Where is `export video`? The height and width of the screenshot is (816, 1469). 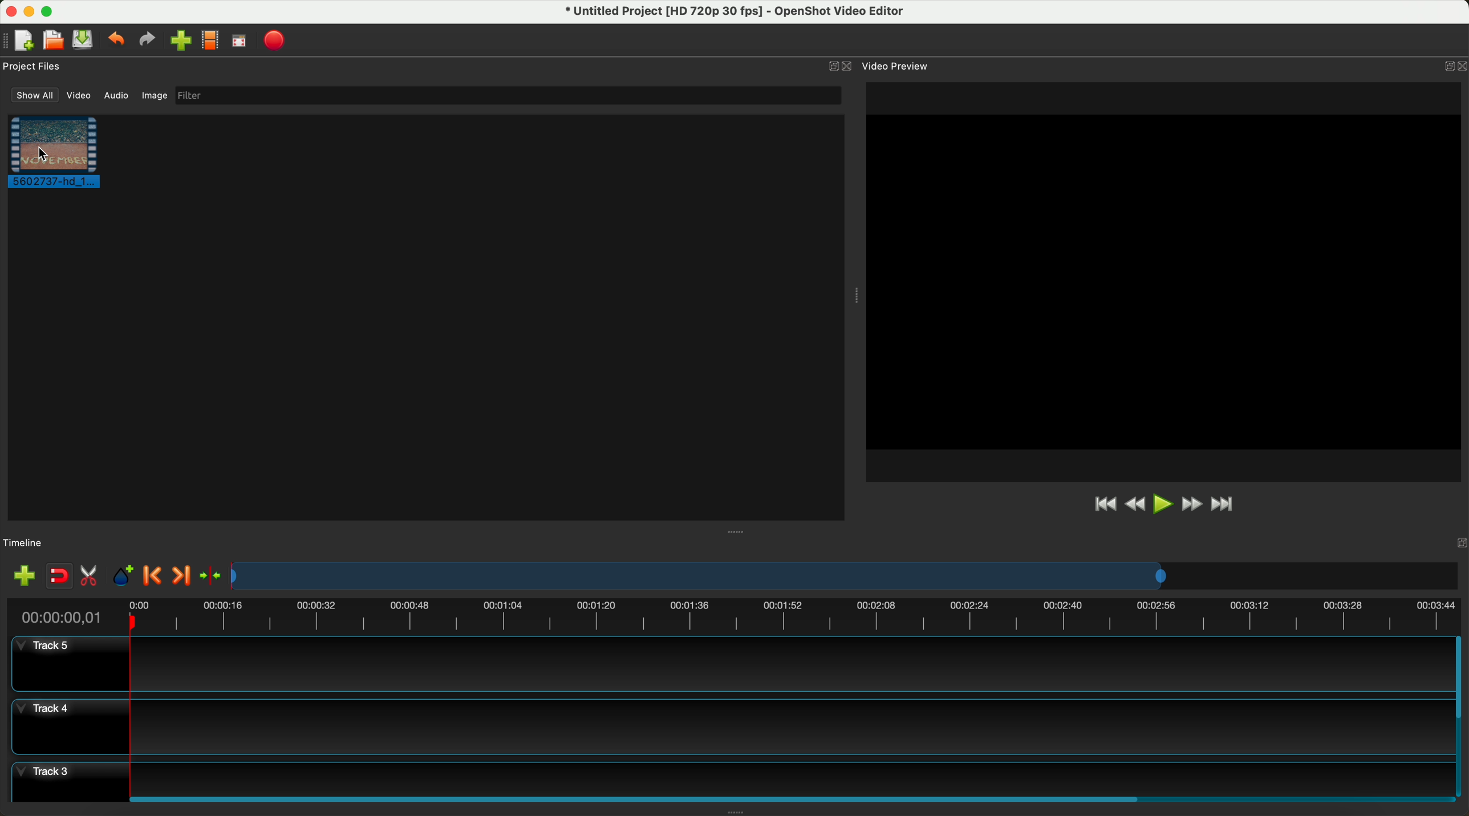
export video is located at coordinates (275, 40).